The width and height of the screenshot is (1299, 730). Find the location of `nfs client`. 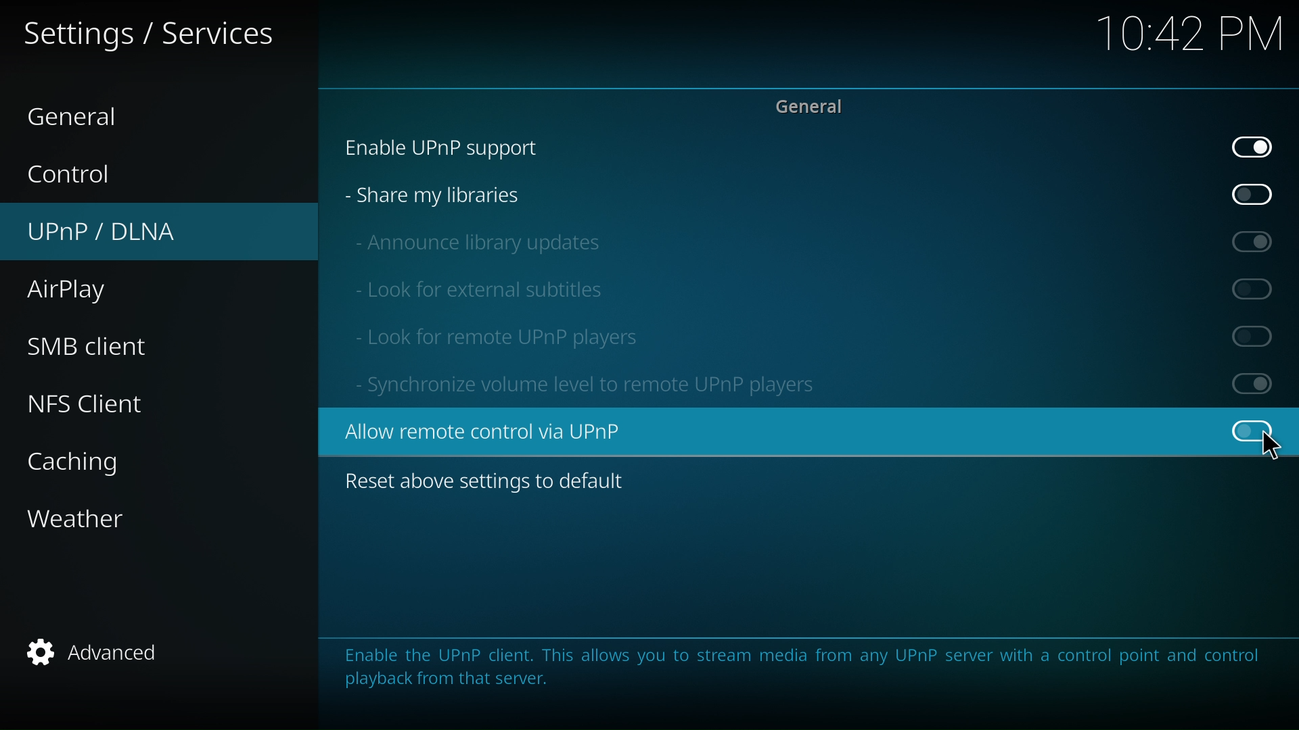

nfs client is located at coordinates (97, 406).